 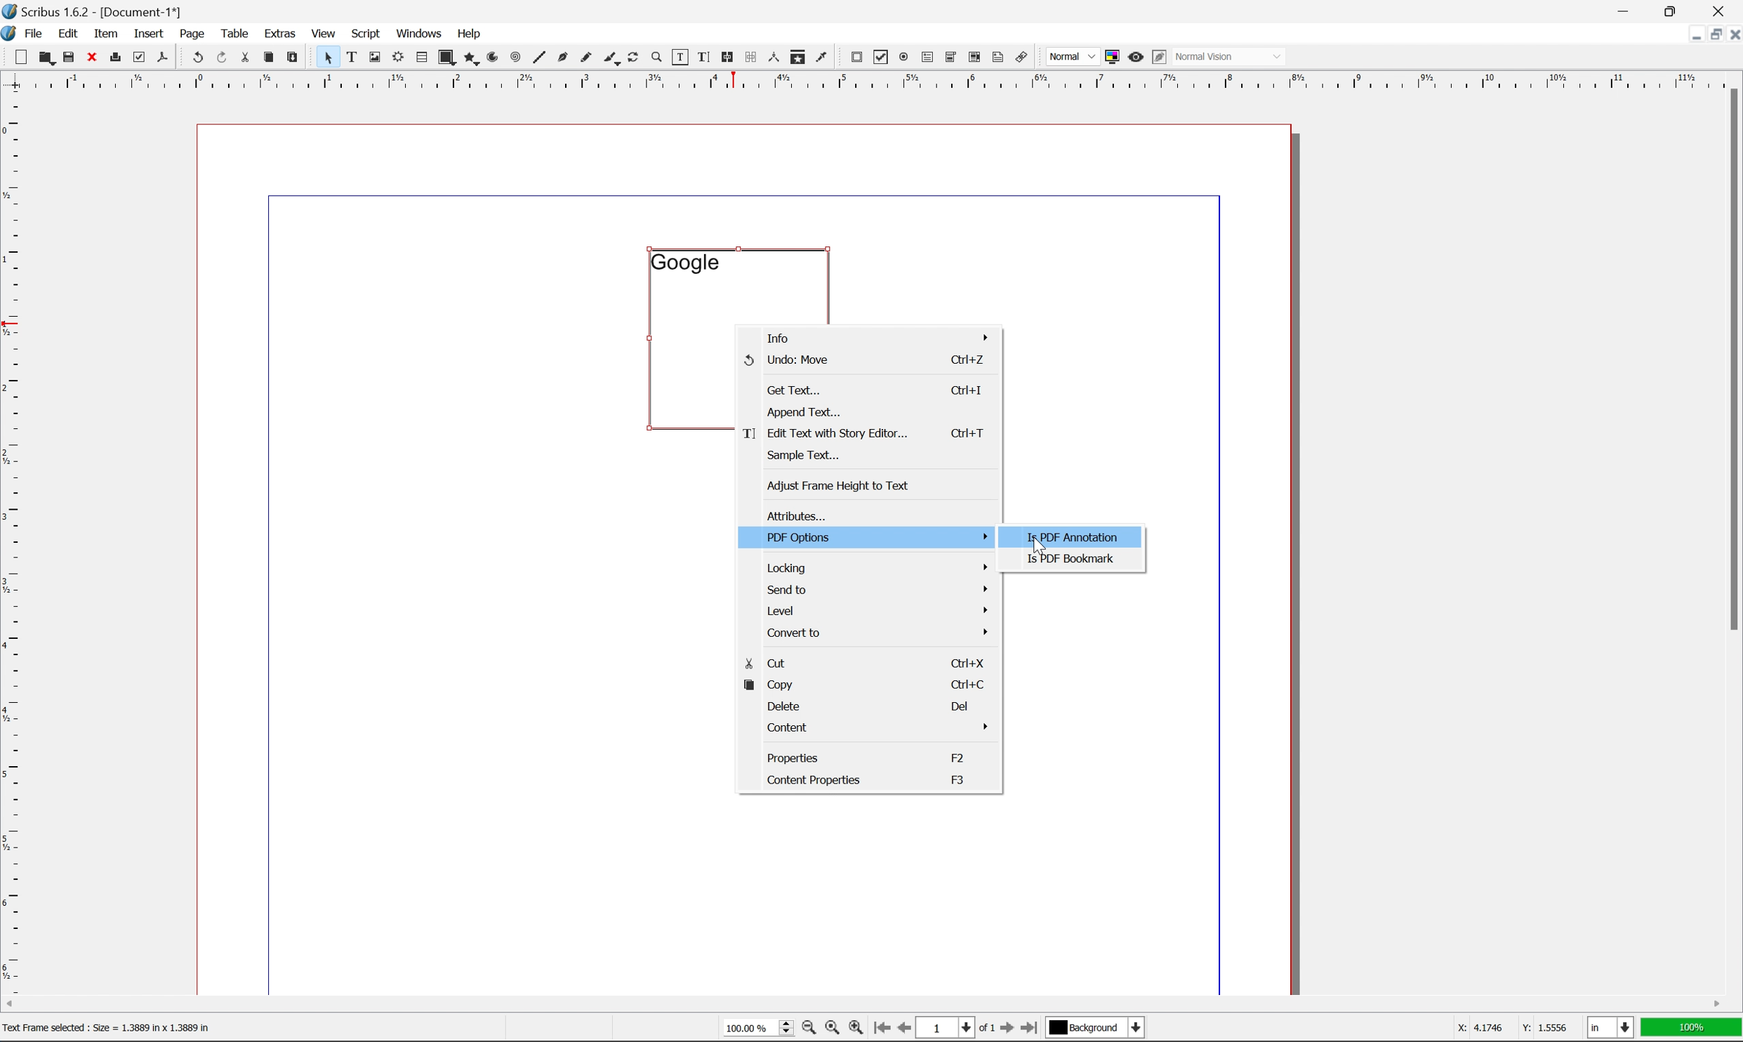 What do you see at coordinates (787, 360) in the screenshot?
I see `Undo: move` at bounding box center [787, 360].